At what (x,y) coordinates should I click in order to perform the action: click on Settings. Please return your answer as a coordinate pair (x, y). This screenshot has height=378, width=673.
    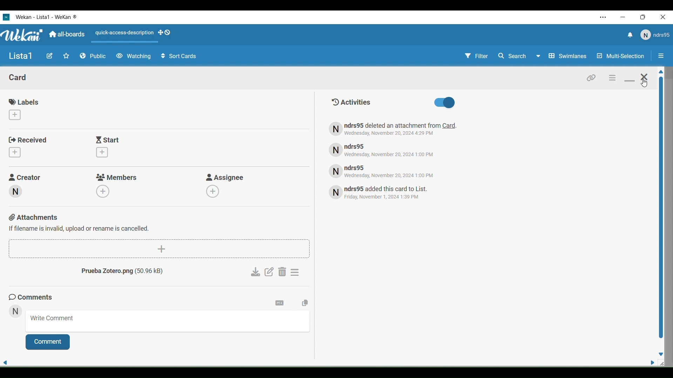
    Looking at the image, I should click on (293, 272).